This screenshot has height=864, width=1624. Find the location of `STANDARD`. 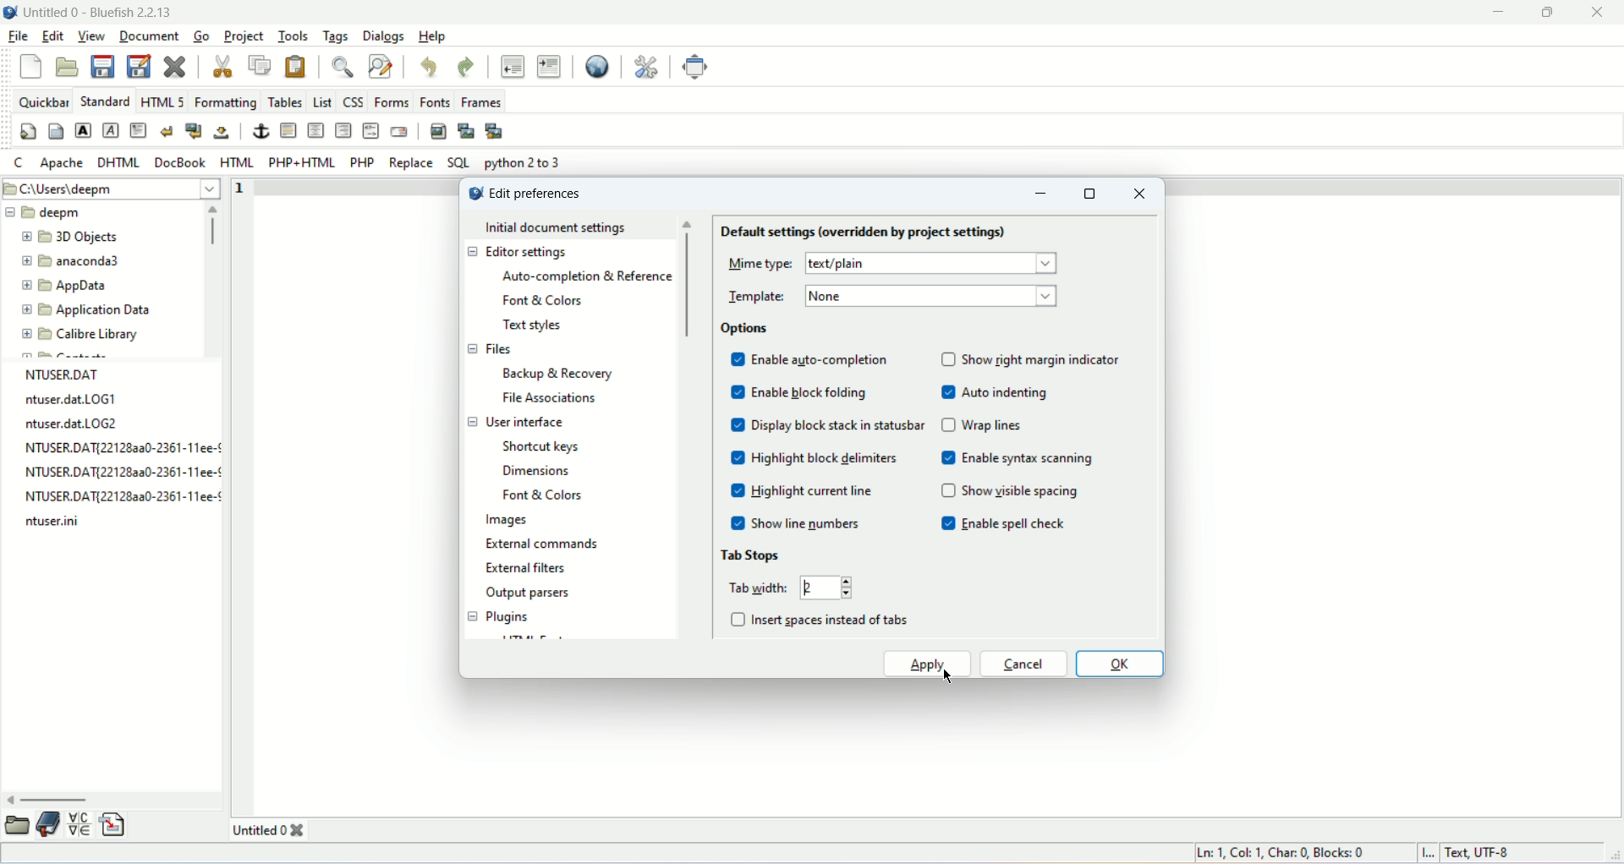

STANDARD is located at coordinates (104, 100).